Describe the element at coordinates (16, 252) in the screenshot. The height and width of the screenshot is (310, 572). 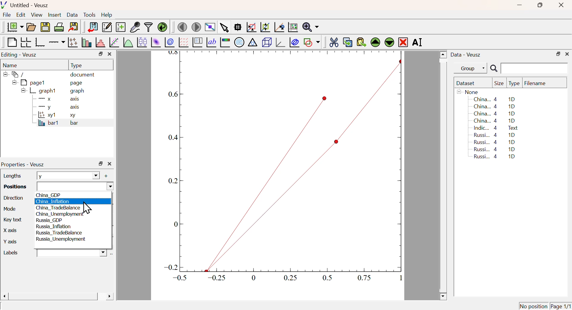
I see `Labels` at that location.